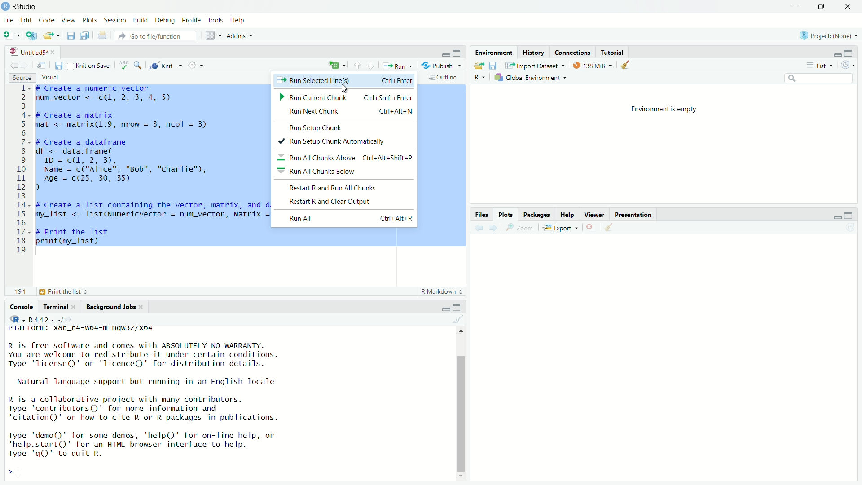  What do you see at coordinates (477, 66) in the screenshot?
I see `export` at bounding box center [477, 66].